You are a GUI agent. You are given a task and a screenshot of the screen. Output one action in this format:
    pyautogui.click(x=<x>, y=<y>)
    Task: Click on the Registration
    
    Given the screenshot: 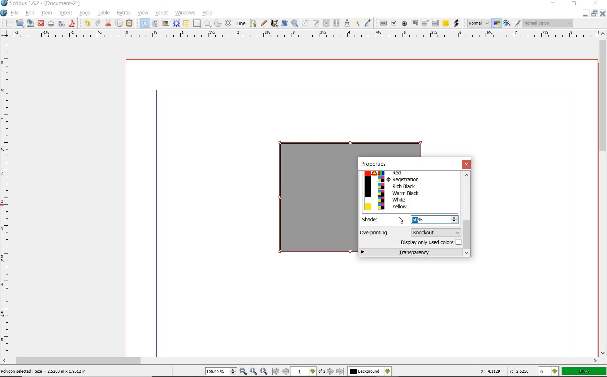 What is the action you would take?
    pyautogui.click(x=409, y=179)
    